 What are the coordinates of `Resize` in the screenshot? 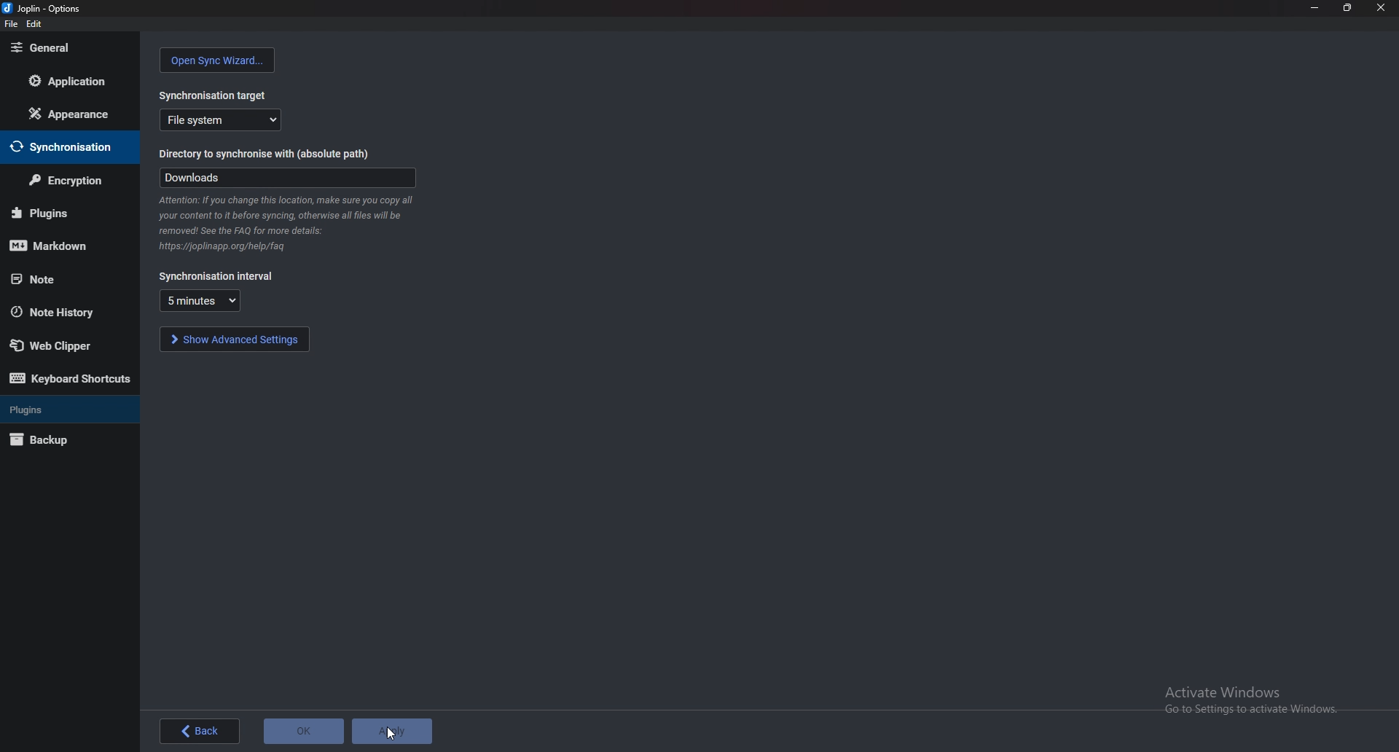 It's located at (1349, 8).